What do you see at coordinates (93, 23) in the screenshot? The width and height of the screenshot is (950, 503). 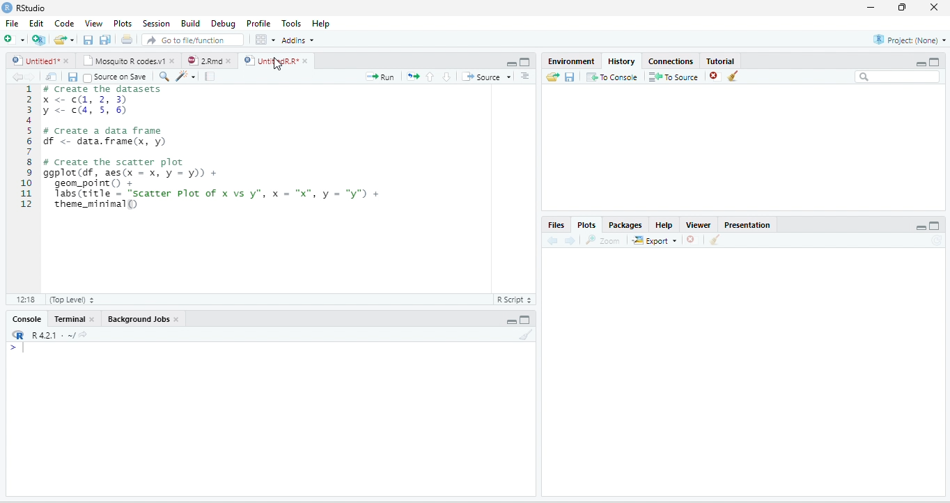 I see `View` at bounding box center [93, 23].